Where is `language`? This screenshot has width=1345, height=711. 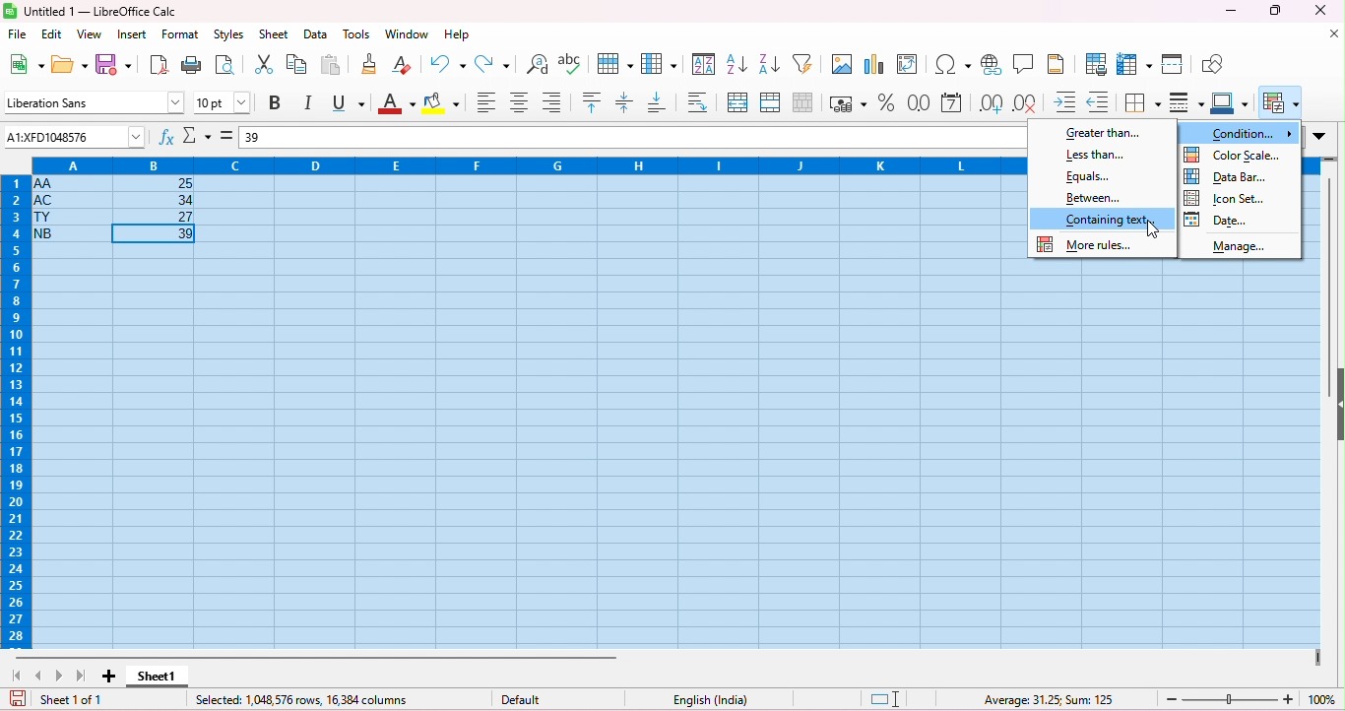
language is located at coordinates (704, 697).